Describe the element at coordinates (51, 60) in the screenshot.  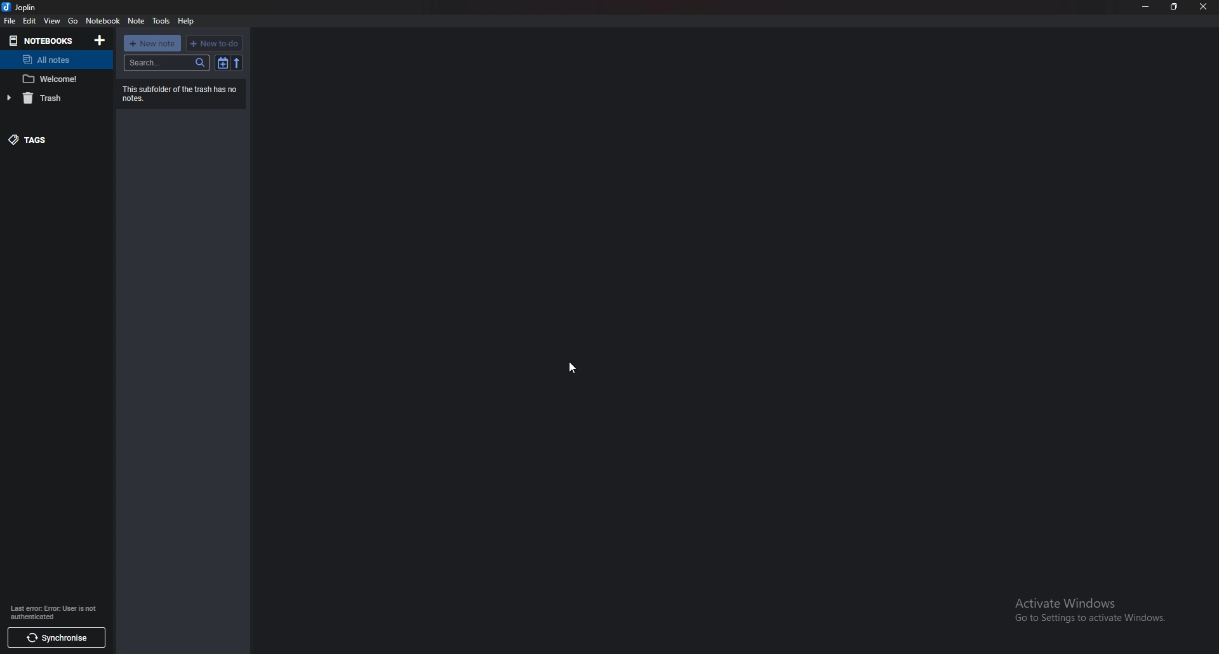
I see `All notes` at that location.